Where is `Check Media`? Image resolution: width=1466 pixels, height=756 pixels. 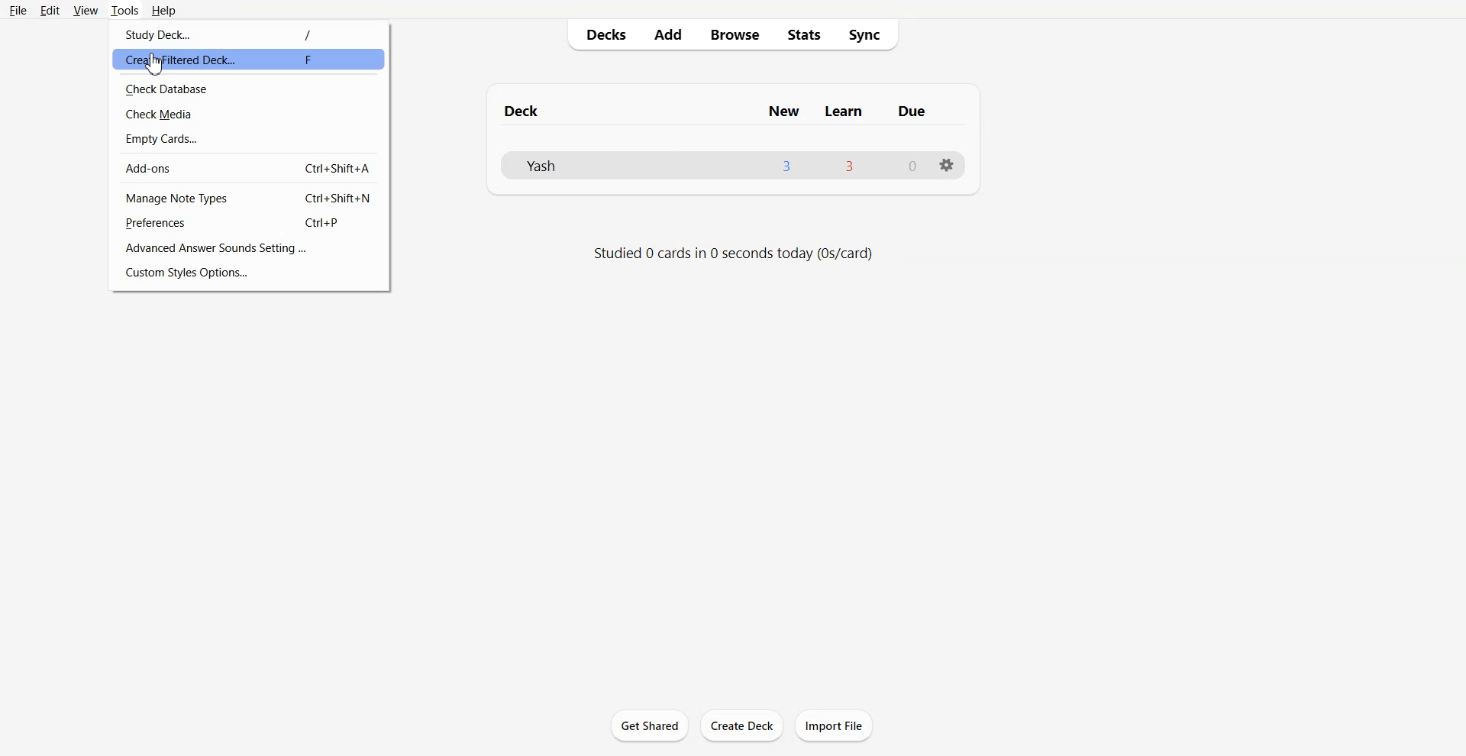
Check Media is located at coordinates (248, 115).